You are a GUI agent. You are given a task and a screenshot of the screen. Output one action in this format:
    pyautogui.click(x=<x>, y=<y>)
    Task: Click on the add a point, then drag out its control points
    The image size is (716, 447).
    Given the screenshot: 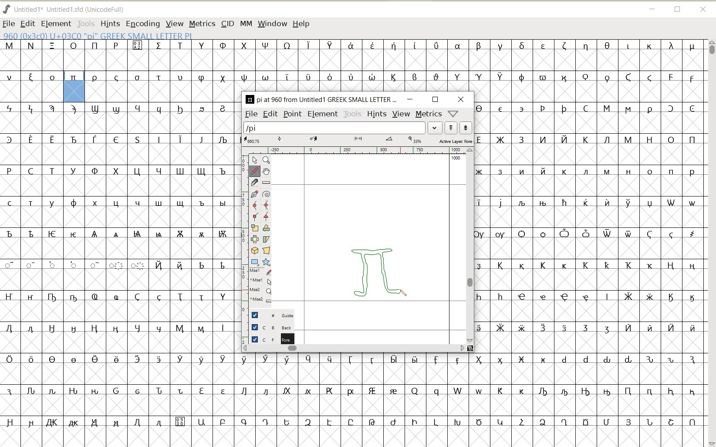 What is the action you would take?
    pyautogui.click(x=254, y=193)
    